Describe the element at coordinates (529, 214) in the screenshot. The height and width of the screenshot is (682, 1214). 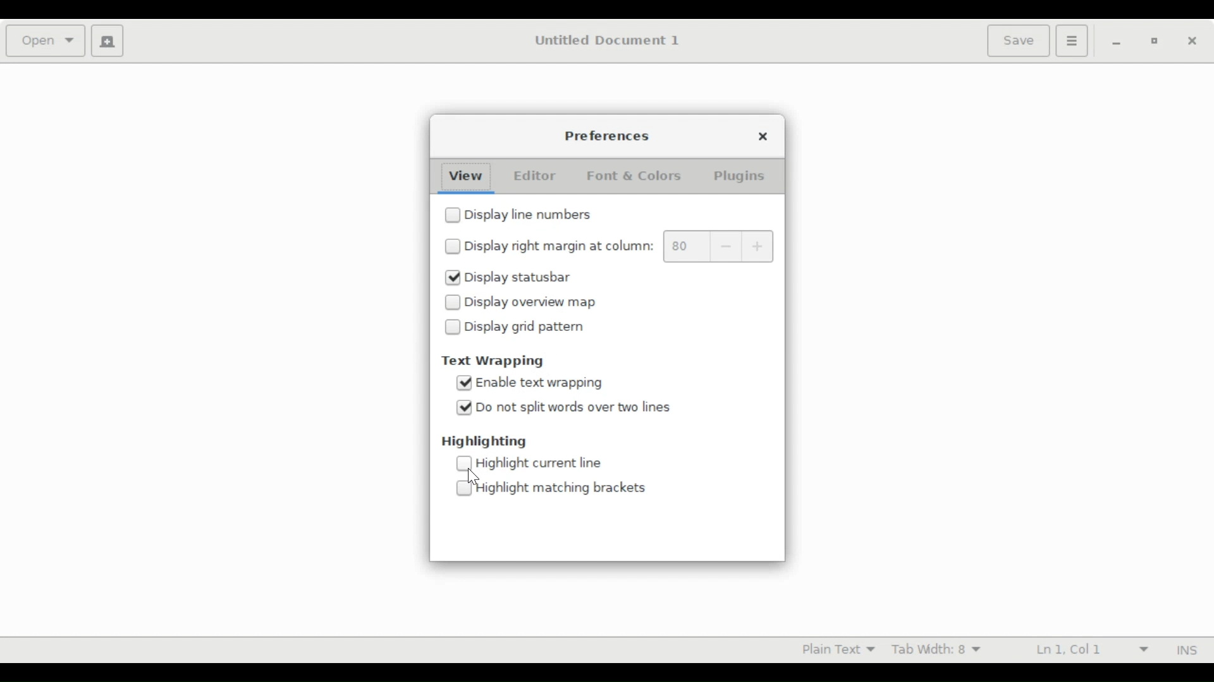
I see `Display line number` at that location.